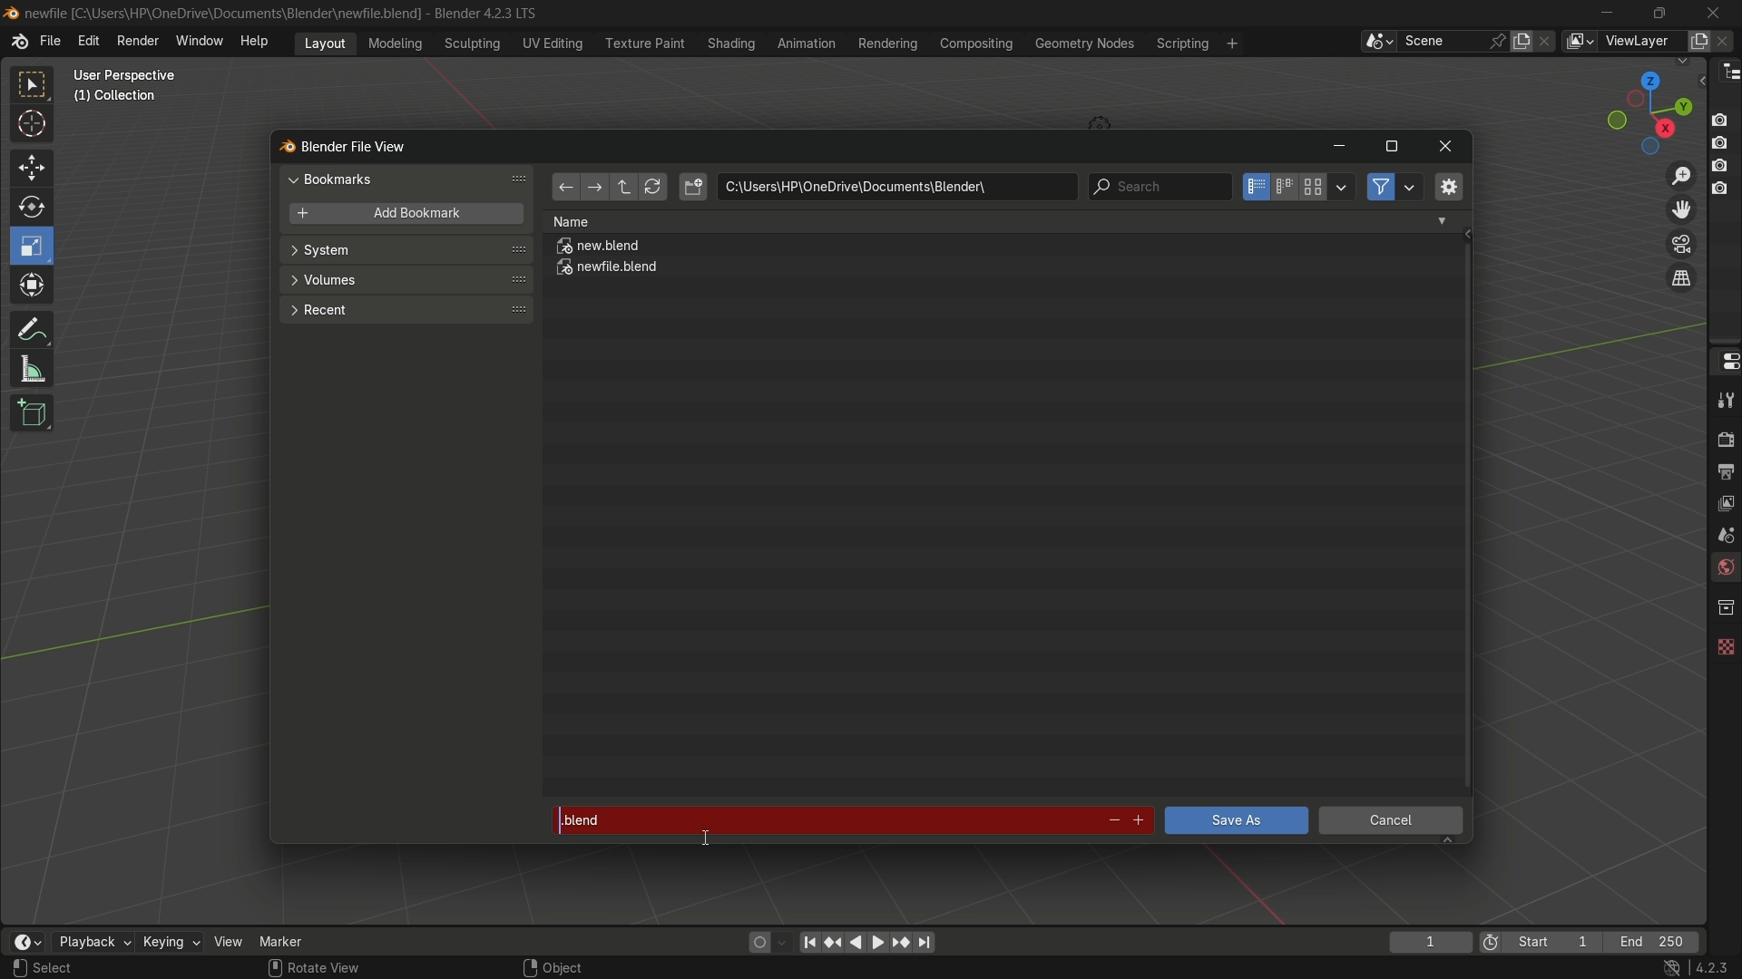 The image size is (1742, 979). What do you see at coordinates (1446, 147) in the screenshot?
I see `close window` at bounding box center [1446, 147].